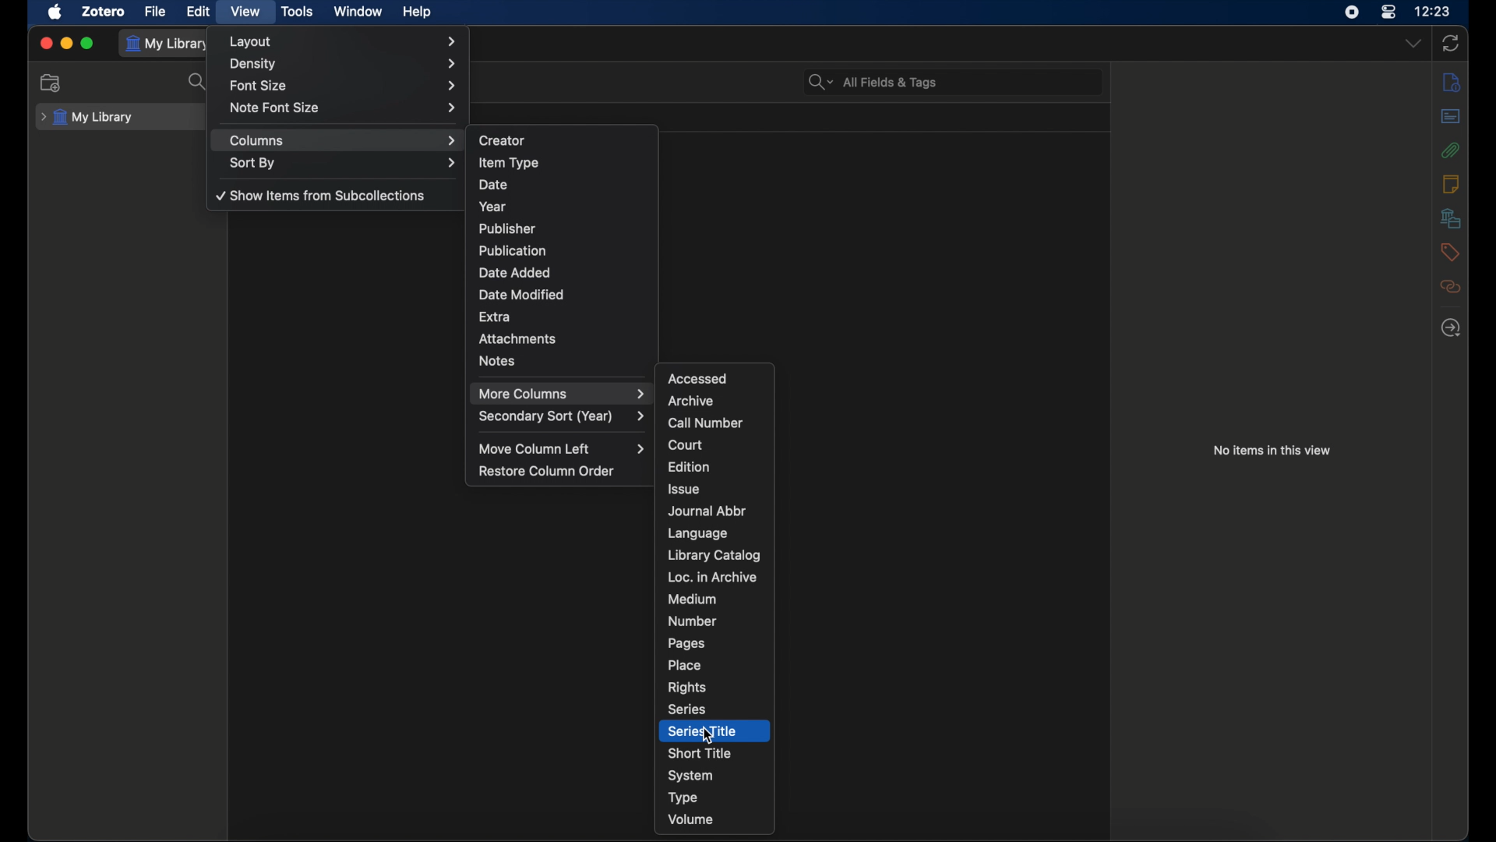  Describe the element at coordinates (359, 12) in the screenshot. I see `window` at that location.